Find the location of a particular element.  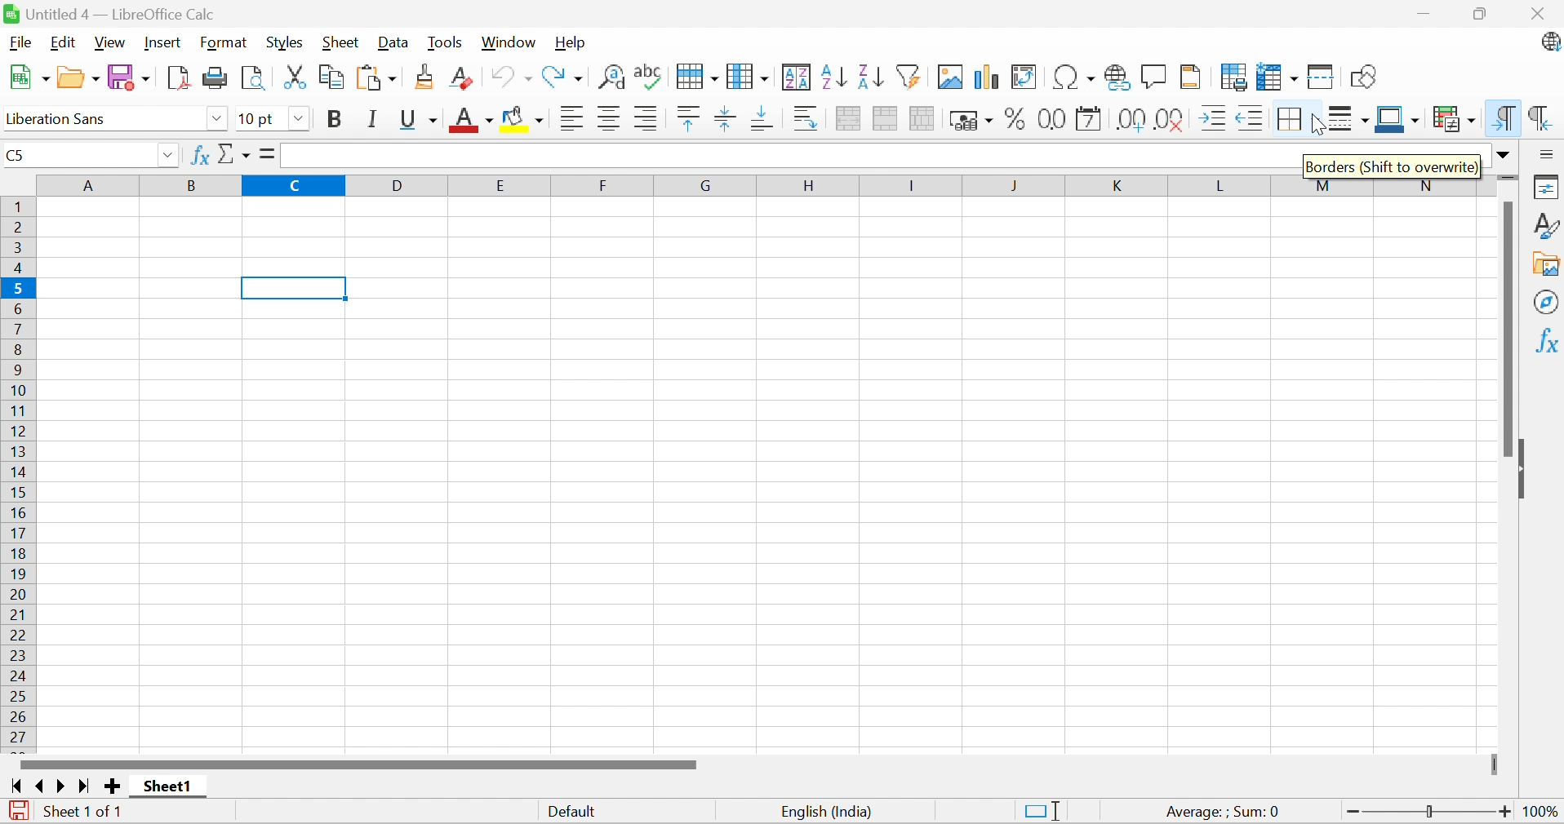

Close is located at coordinates (1538, 14).